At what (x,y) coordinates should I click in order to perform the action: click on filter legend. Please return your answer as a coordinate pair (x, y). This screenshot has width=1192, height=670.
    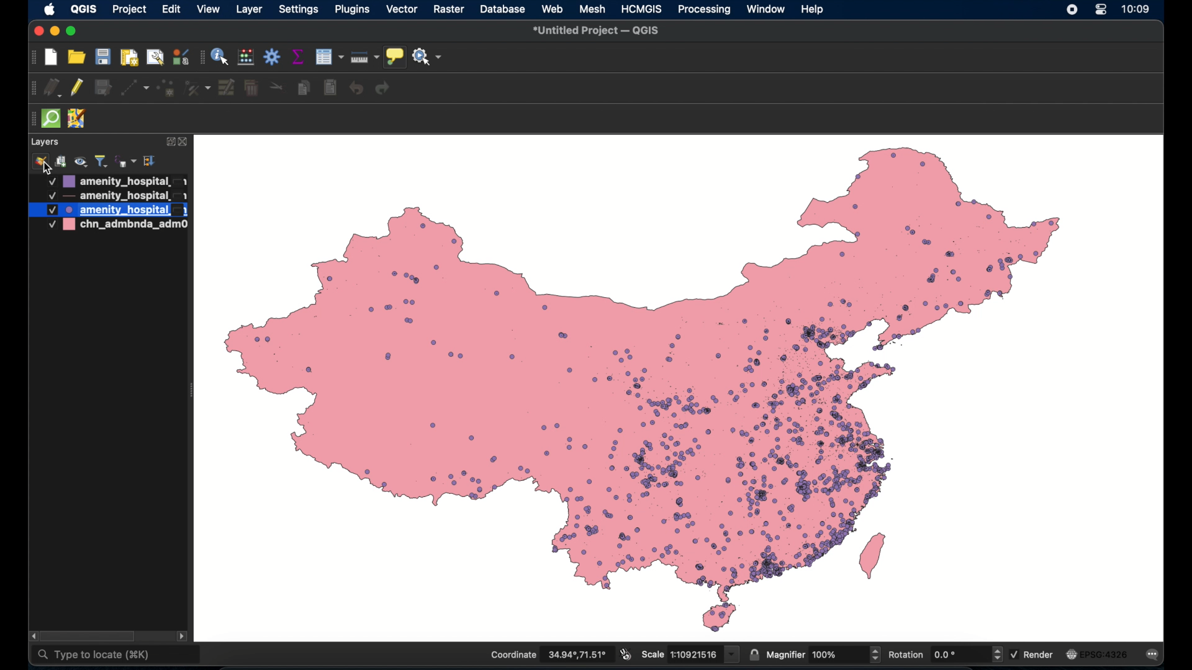
    Looking at the image, I should click on (101, 161).